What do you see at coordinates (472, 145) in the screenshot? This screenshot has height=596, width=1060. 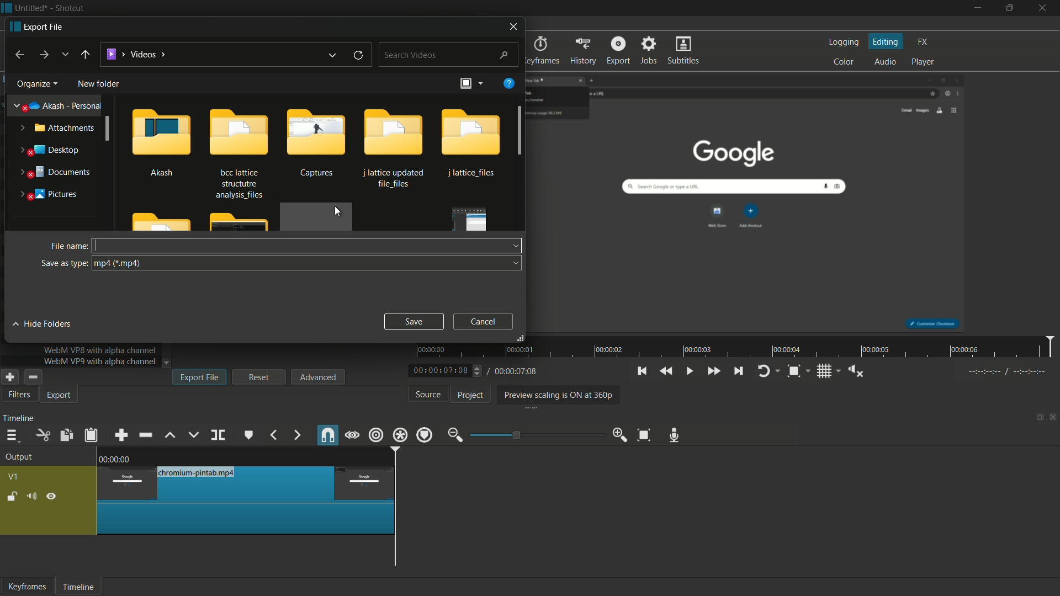 I see `folder-1` at bounding box center [472, 145].